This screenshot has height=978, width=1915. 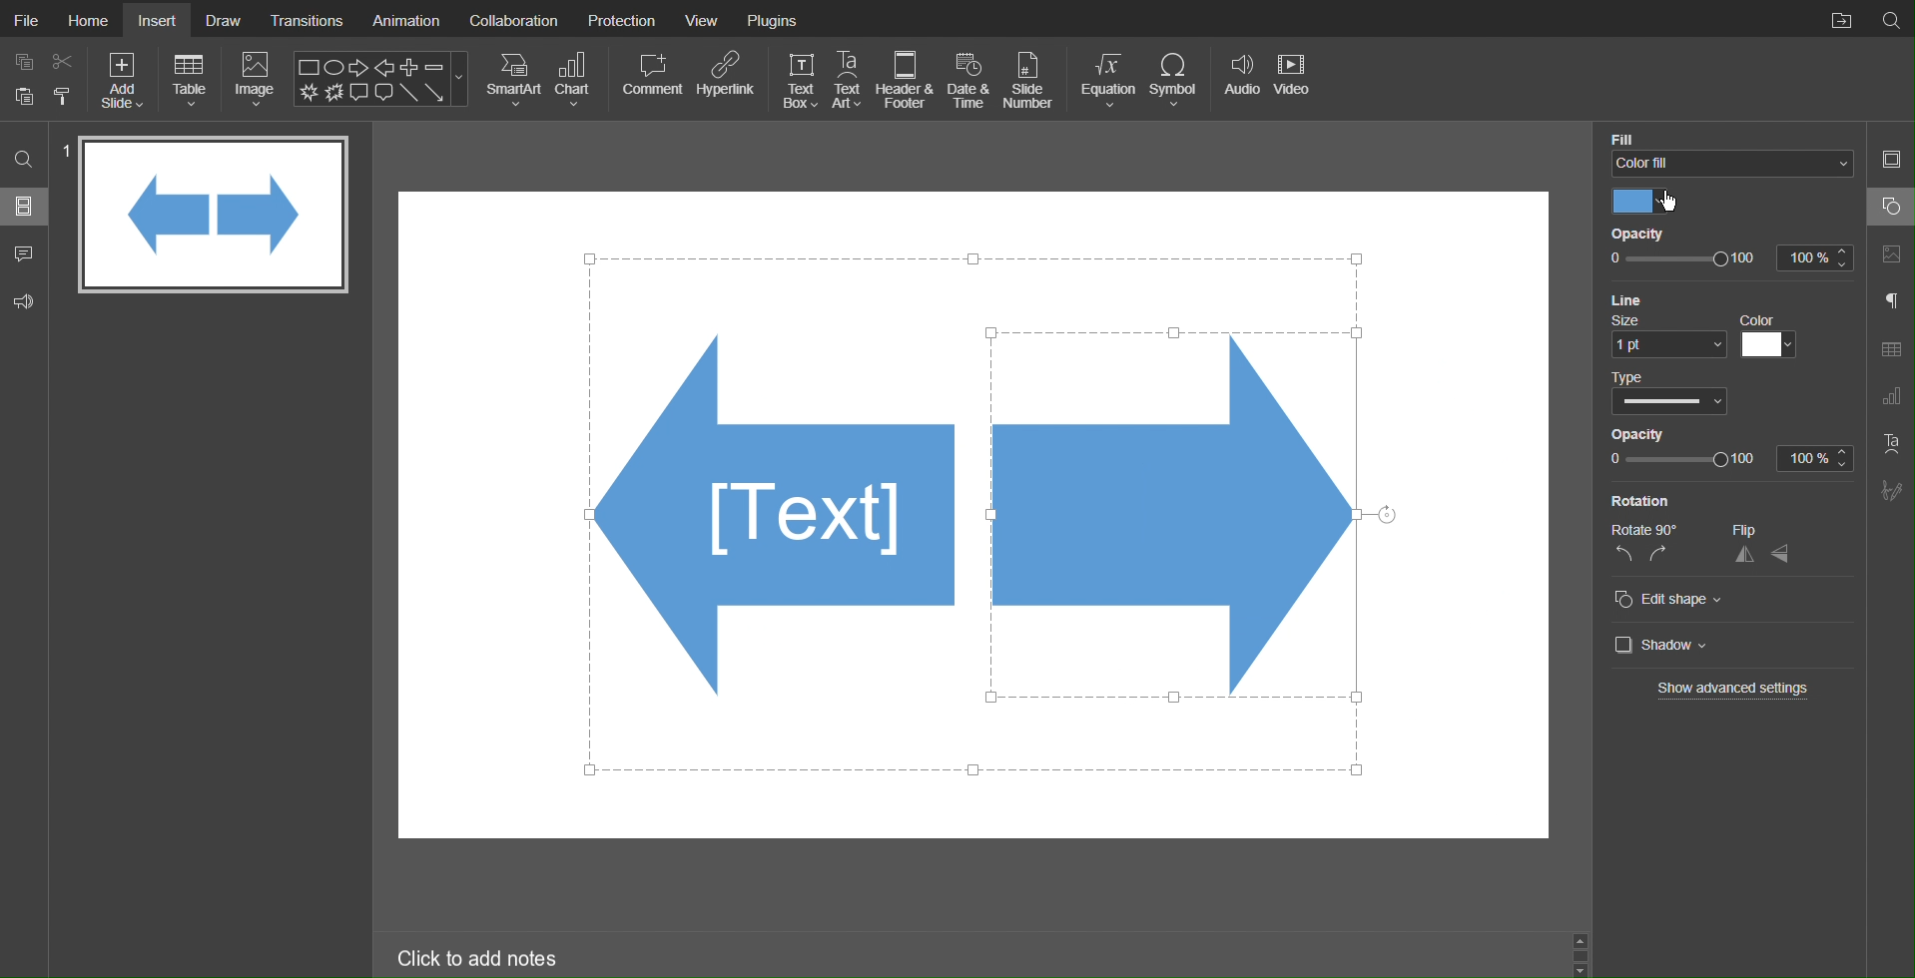 I want to click on Search, so click(x=23, y=162).